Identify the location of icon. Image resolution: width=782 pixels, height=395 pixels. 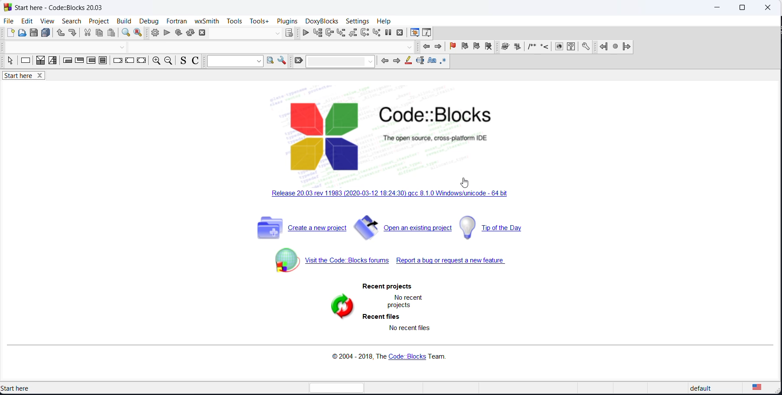
(545, 48).